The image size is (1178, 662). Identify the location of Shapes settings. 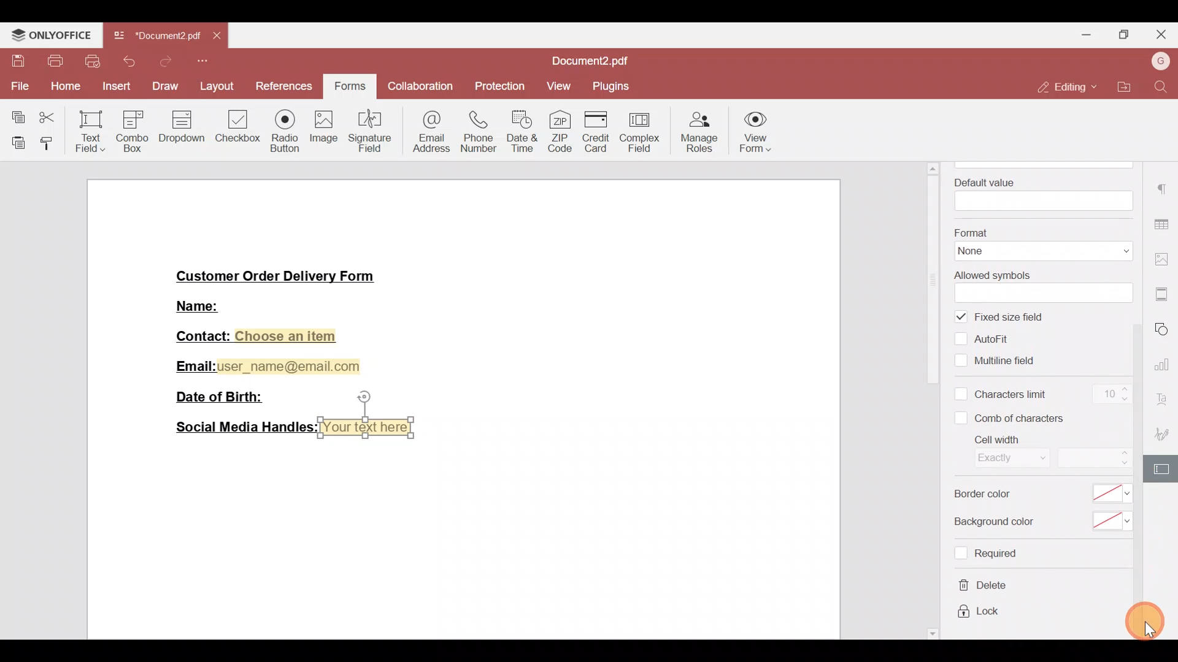
(1166, 329).